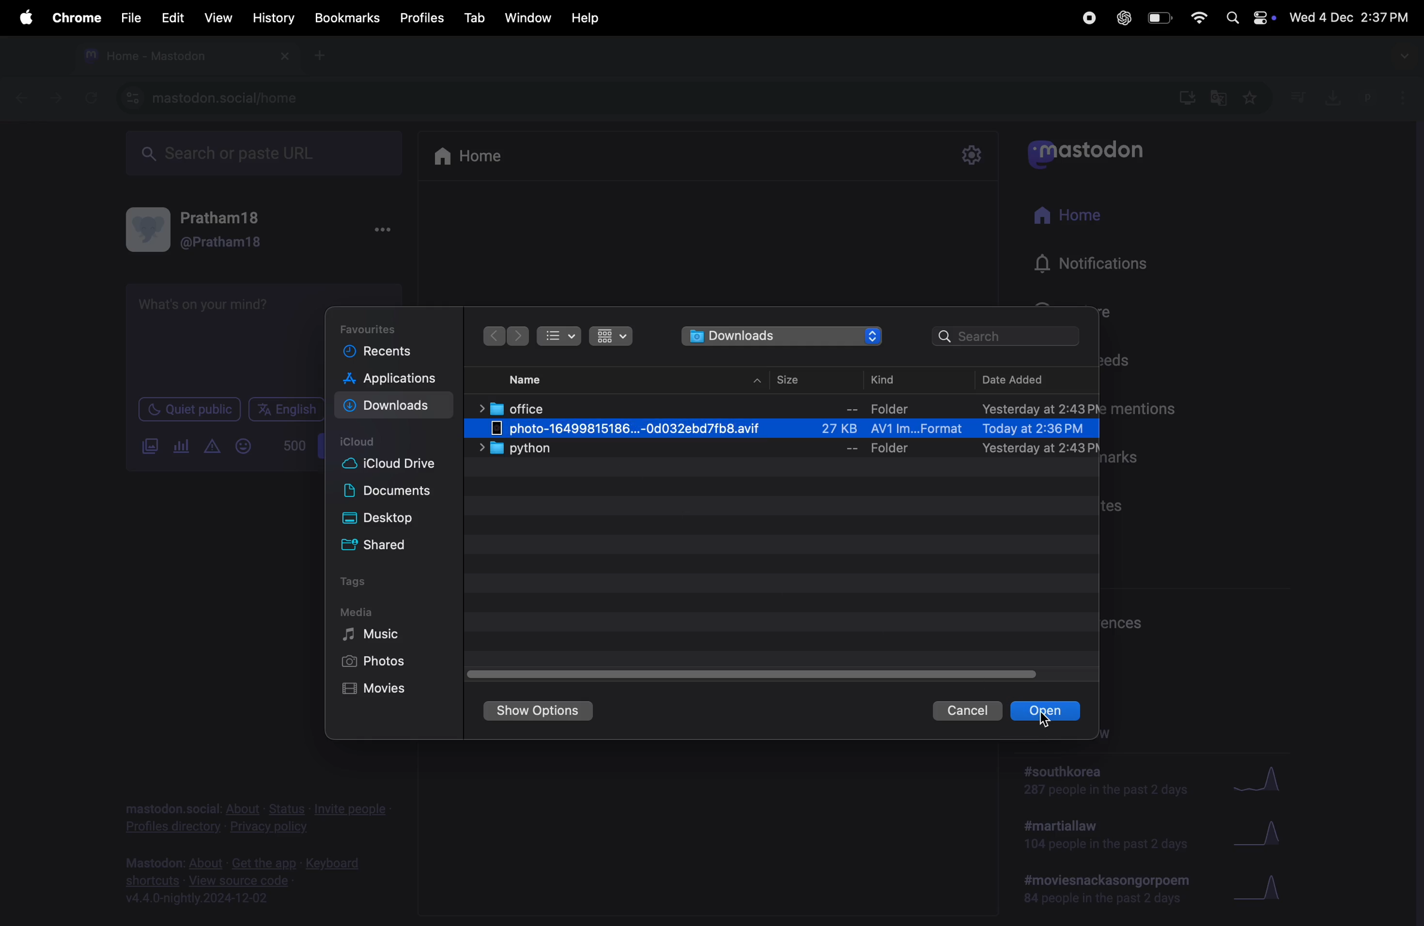  Describe the element at coordinates (381, 352) in the screenshot. I see `recents` at that location.